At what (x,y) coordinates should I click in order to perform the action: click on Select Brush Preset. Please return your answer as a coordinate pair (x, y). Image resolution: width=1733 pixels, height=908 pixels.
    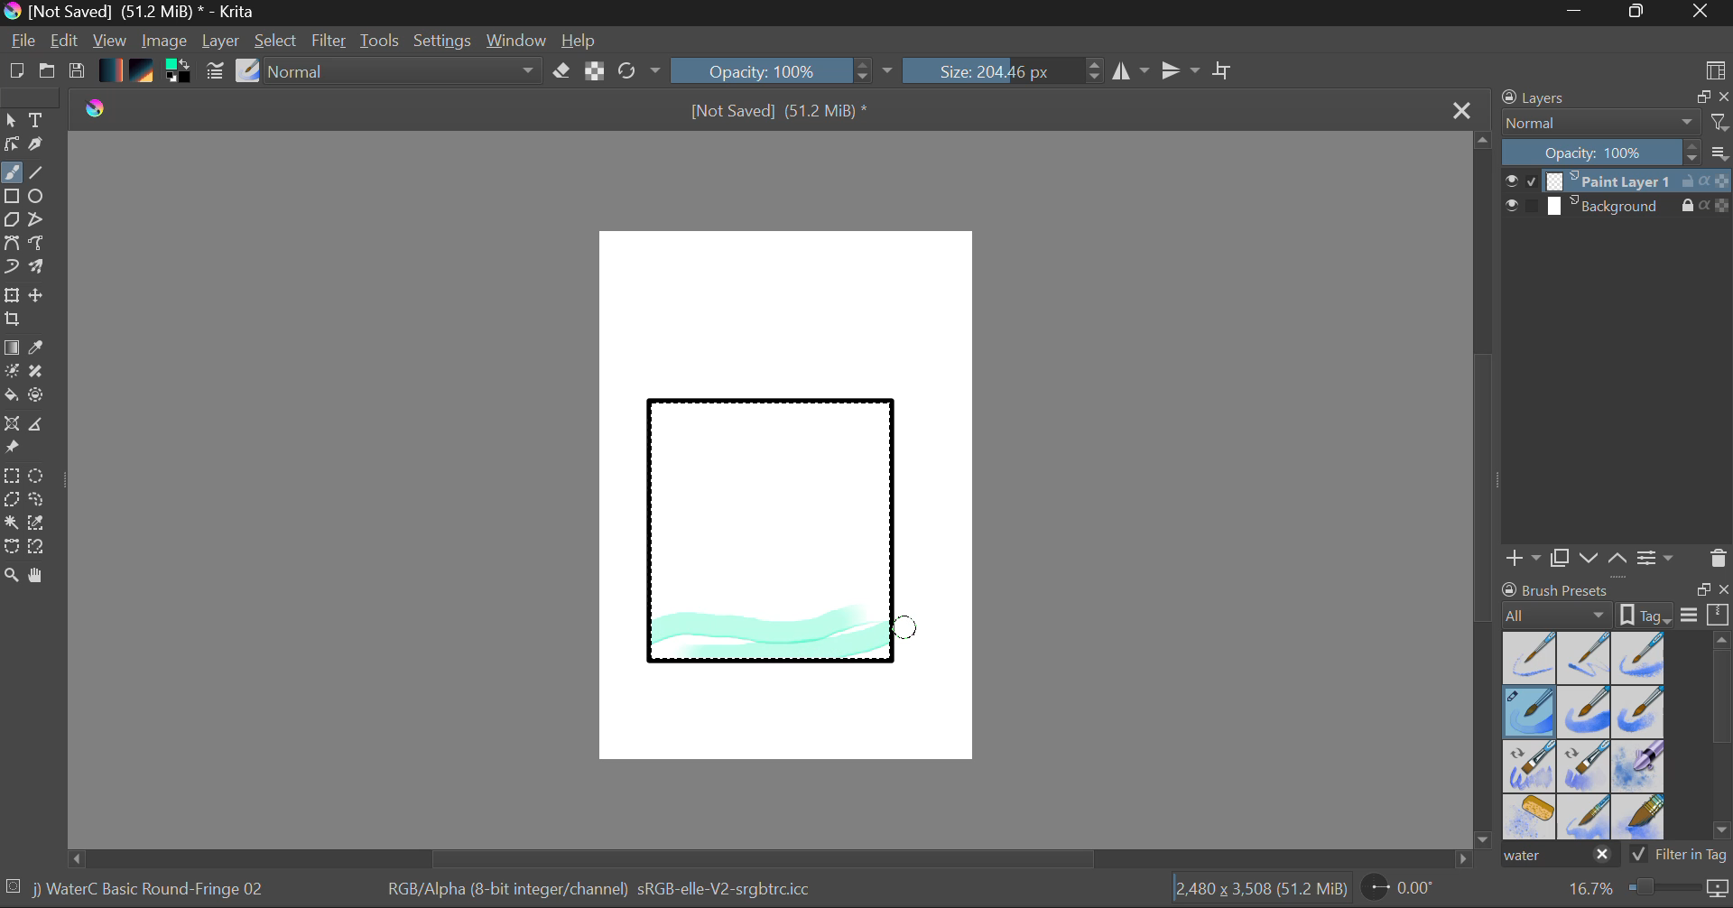
    Looking at the image, I should click on (248, 71).